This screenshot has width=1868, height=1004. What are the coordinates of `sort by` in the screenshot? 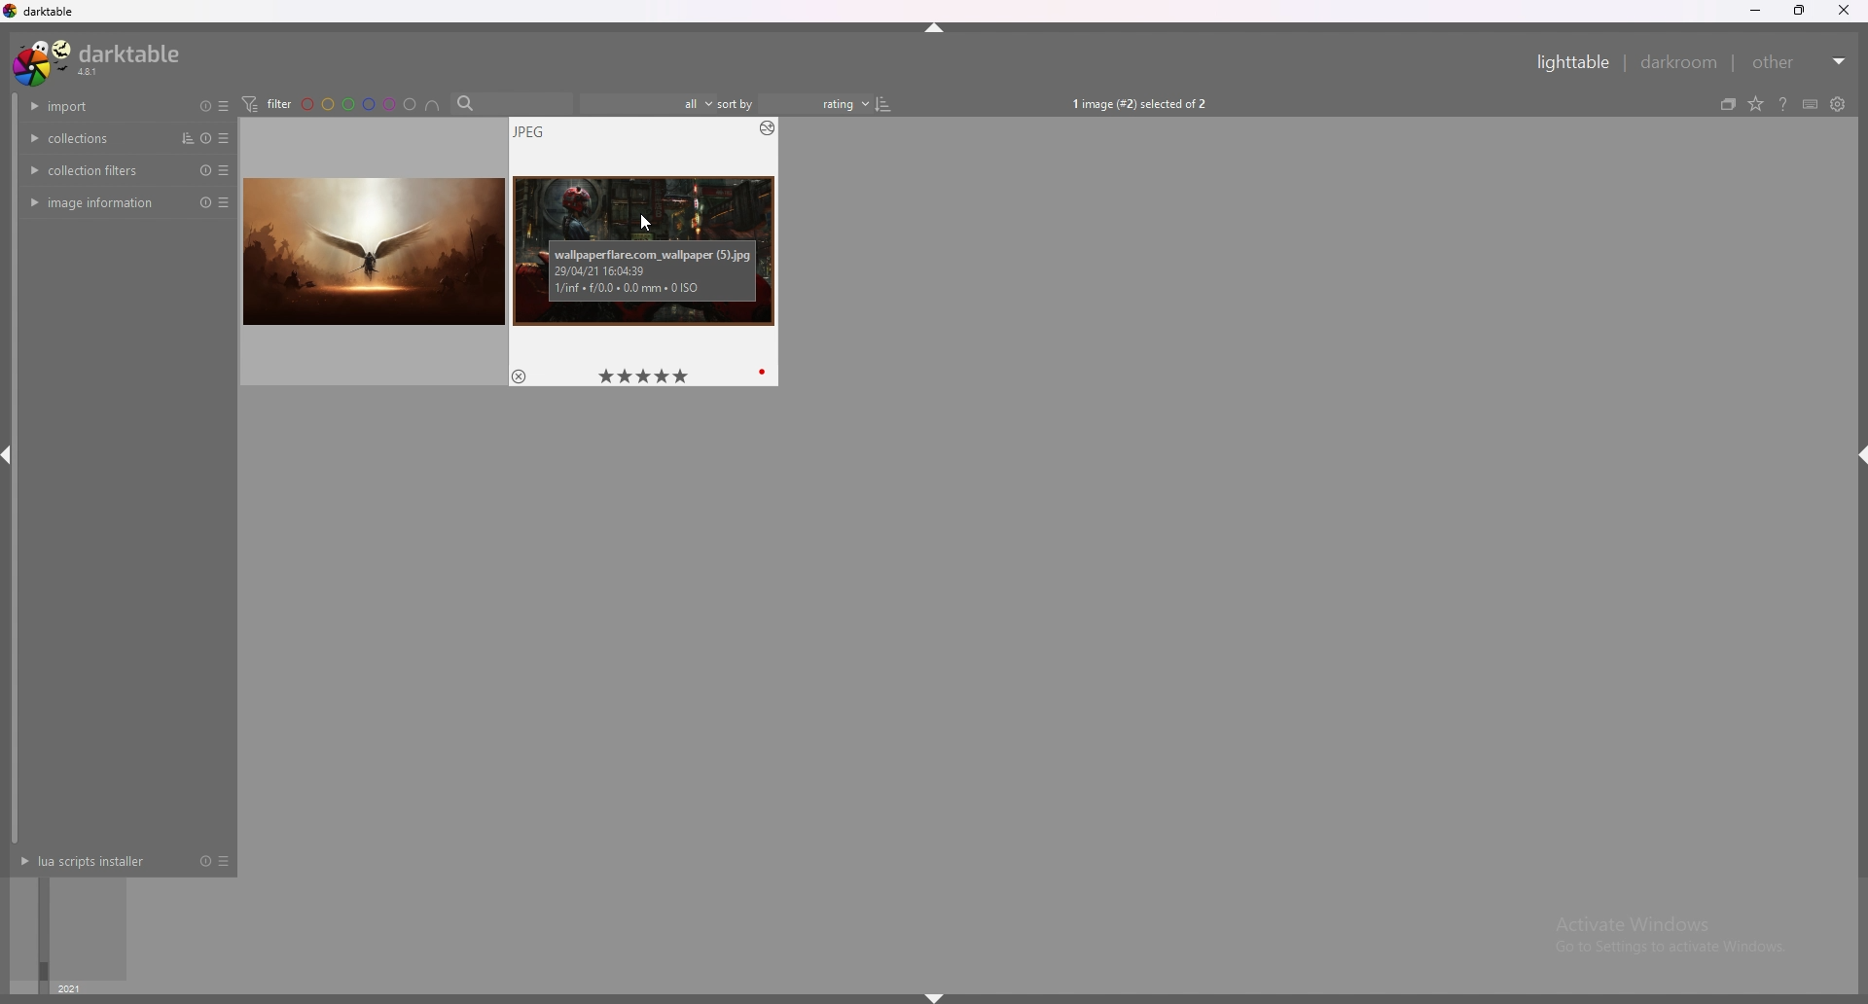 It's located at (736, 103).